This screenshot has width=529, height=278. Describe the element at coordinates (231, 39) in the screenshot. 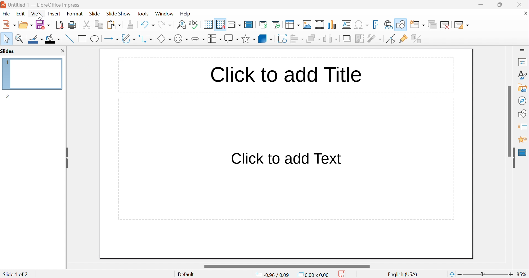

I see `callout shapes` at that location.